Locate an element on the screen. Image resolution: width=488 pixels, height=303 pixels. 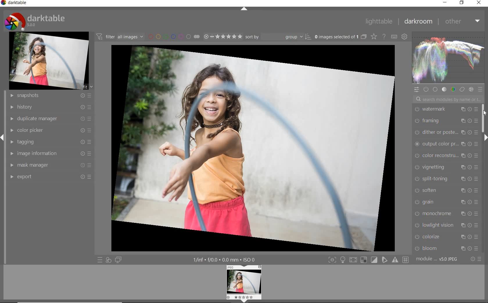
monochrome is located at coordinates (447, 213).